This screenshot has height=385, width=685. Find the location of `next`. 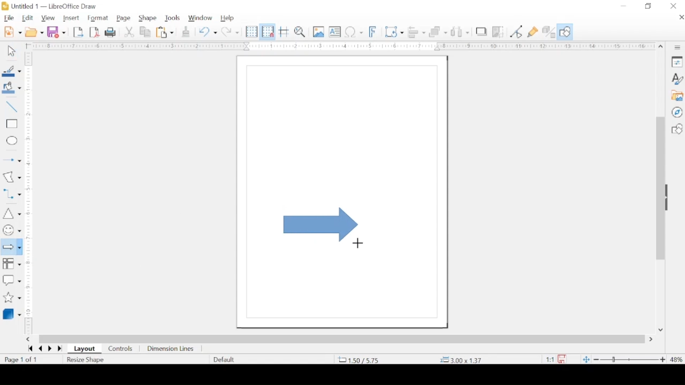

next is located at coordinates (50, 349).